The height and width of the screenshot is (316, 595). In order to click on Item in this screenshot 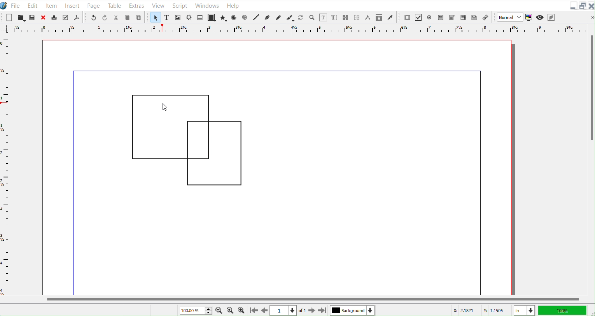, I will do `click(51, 5)`.